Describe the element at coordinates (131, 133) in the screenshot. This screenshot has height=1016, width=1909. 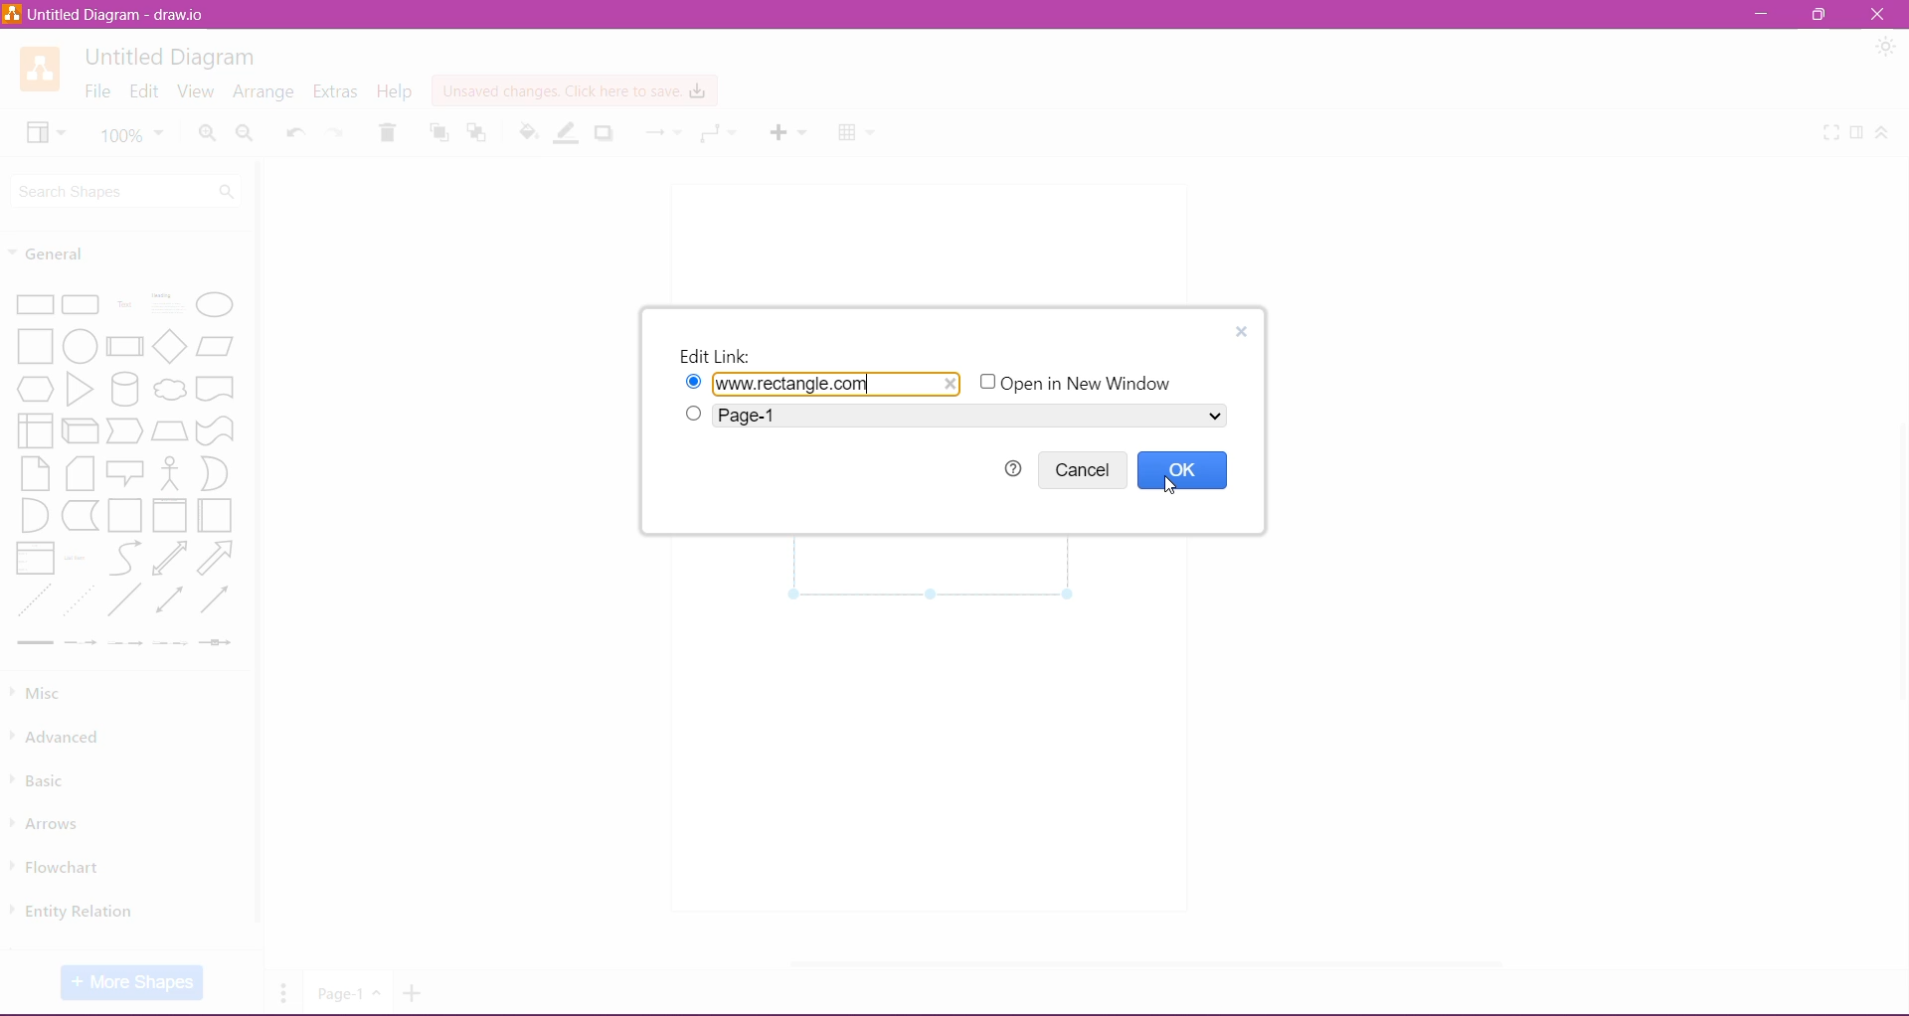
I see `Zoom` at that location.